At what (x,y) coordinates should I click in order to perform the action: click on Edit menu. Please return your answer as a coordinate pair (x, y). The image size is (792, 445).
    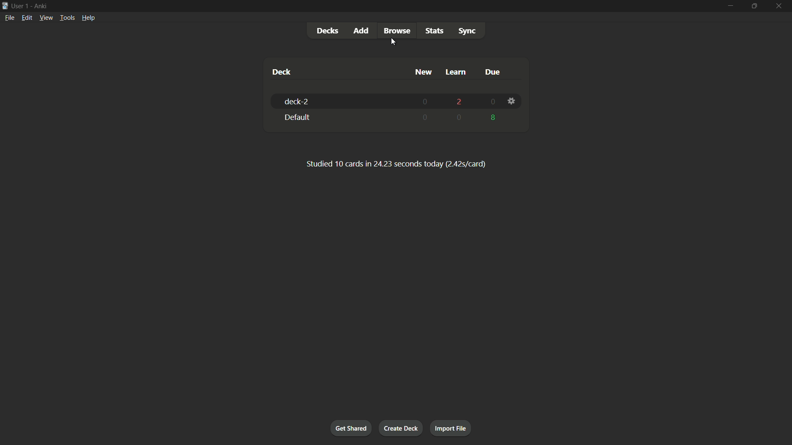
    Looking at the image, I should click on (26, 19).